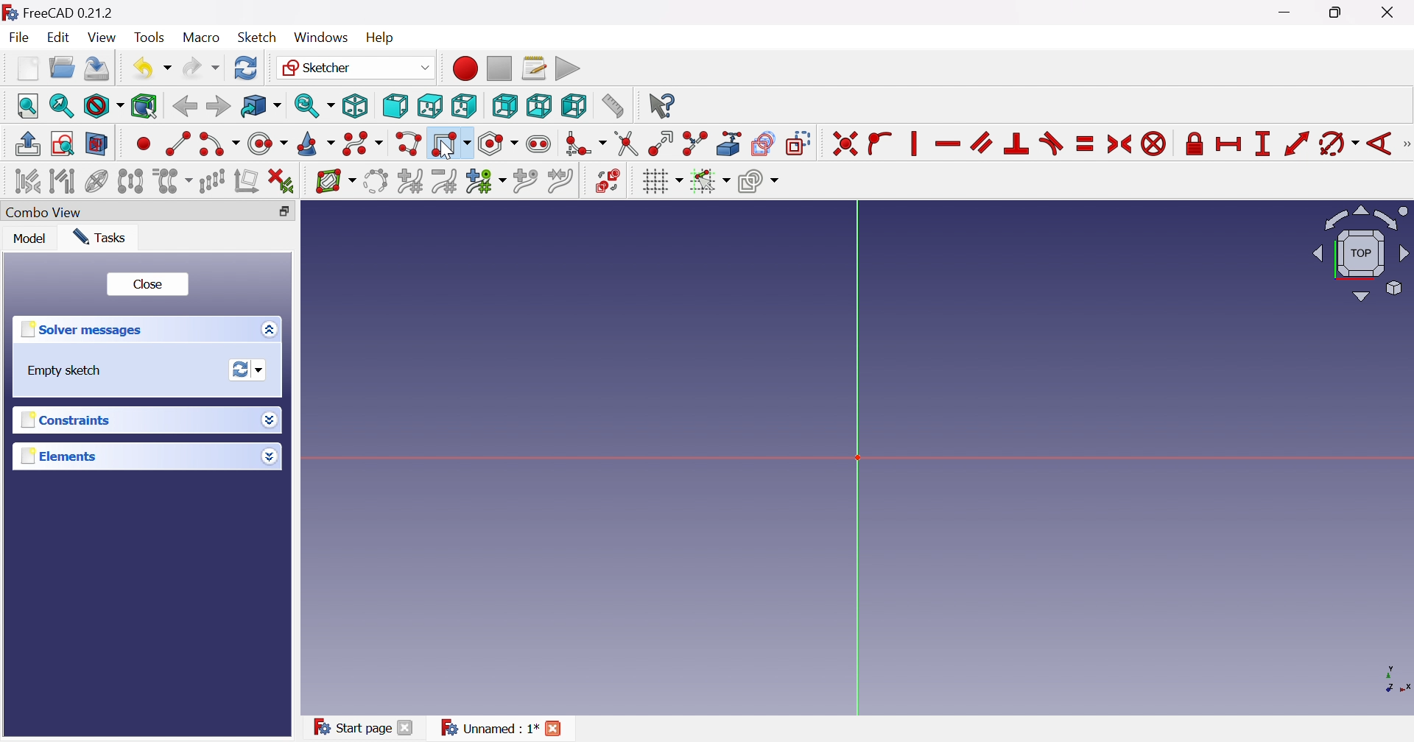  I want to click on Create line, so click(177, 142).